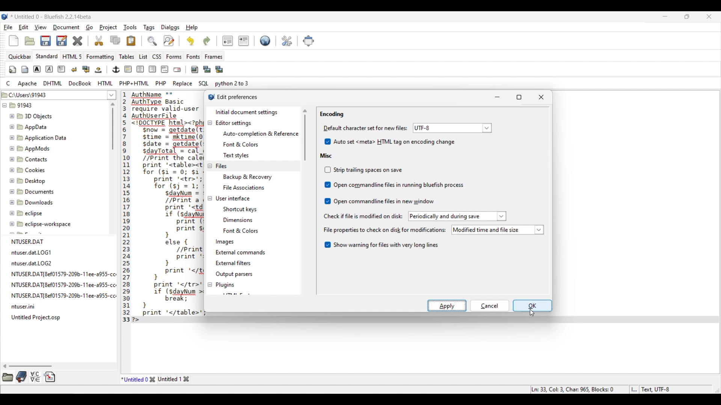 The height and width of the screenshot is (405, 721). I want to click on Compyter code options, so click(127, 83).